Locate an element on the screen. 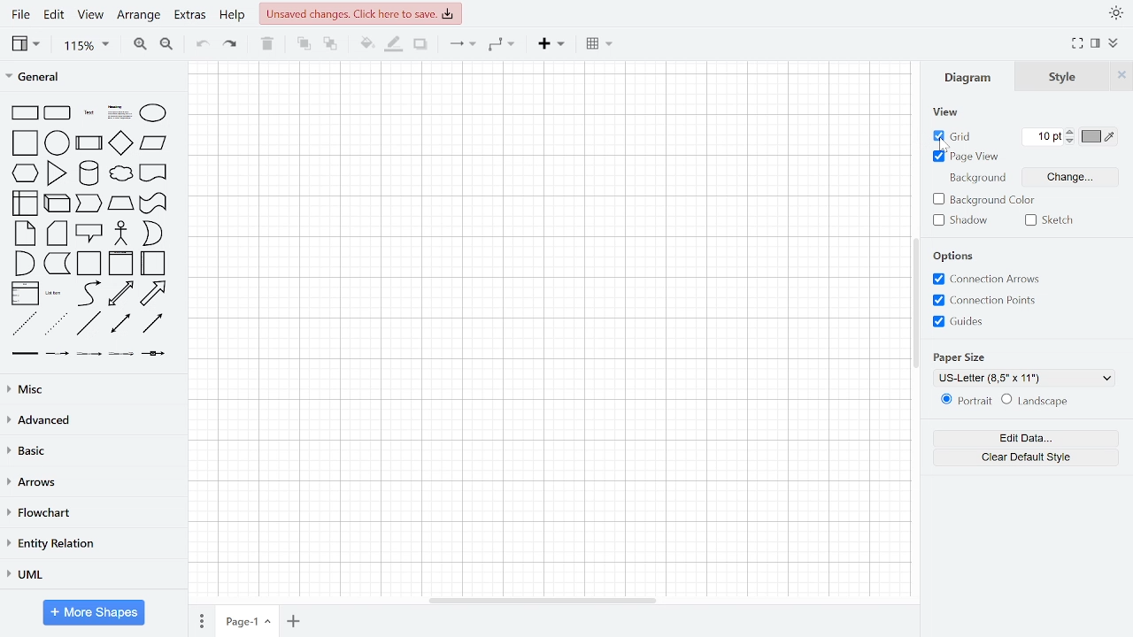 This screenshot has height=637, width=1133. horizontal scrollbar is located at coordinates (540, 598).